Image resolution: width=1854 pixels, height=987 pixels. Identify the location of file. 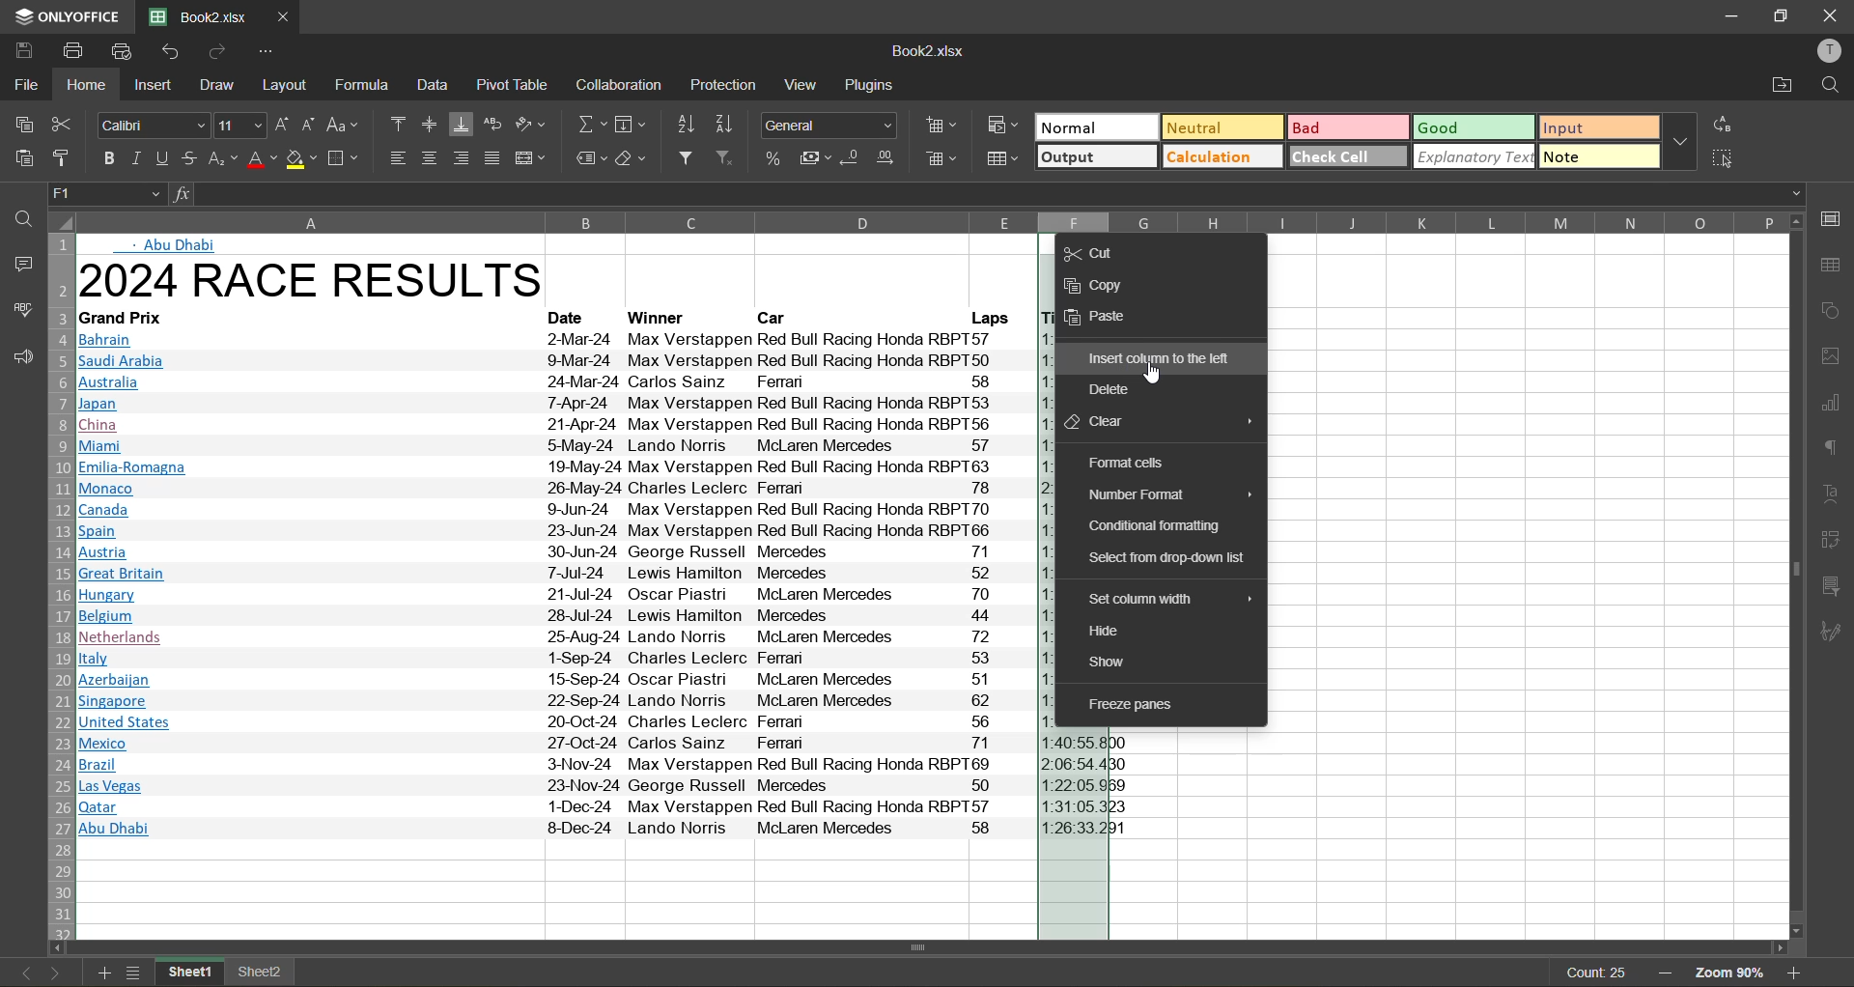
(22, 85).